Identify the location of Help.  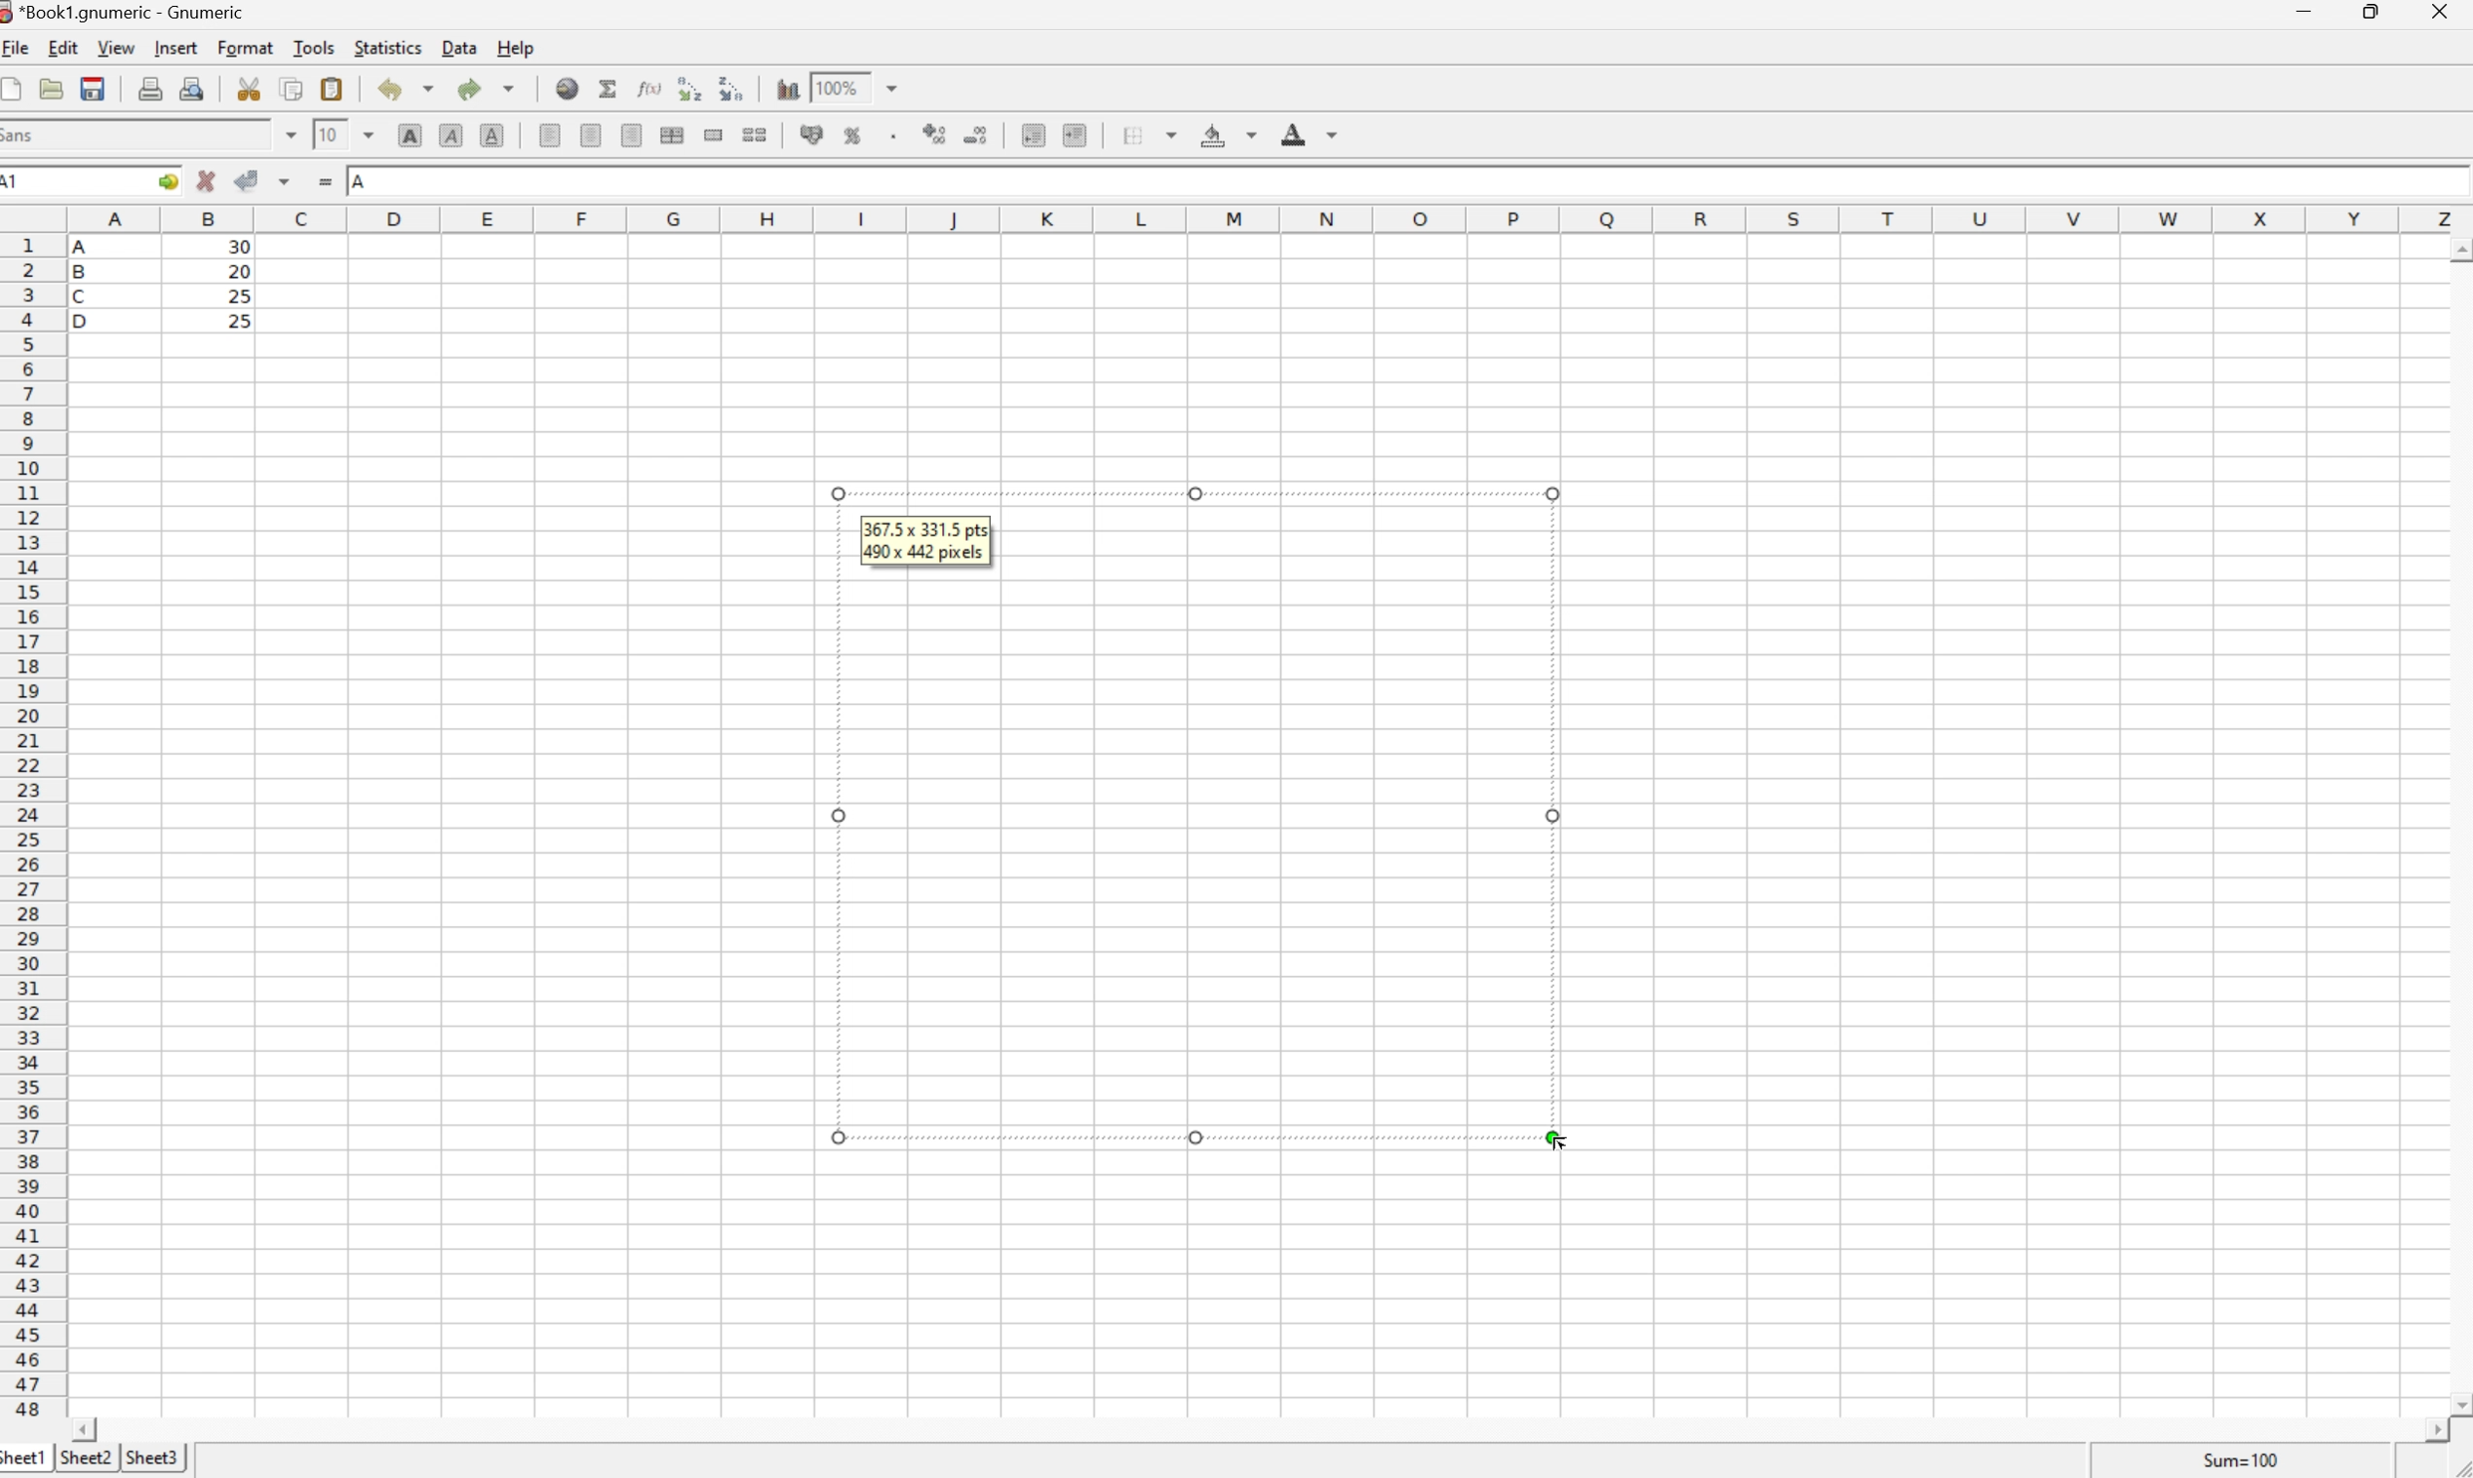
(517, 47).